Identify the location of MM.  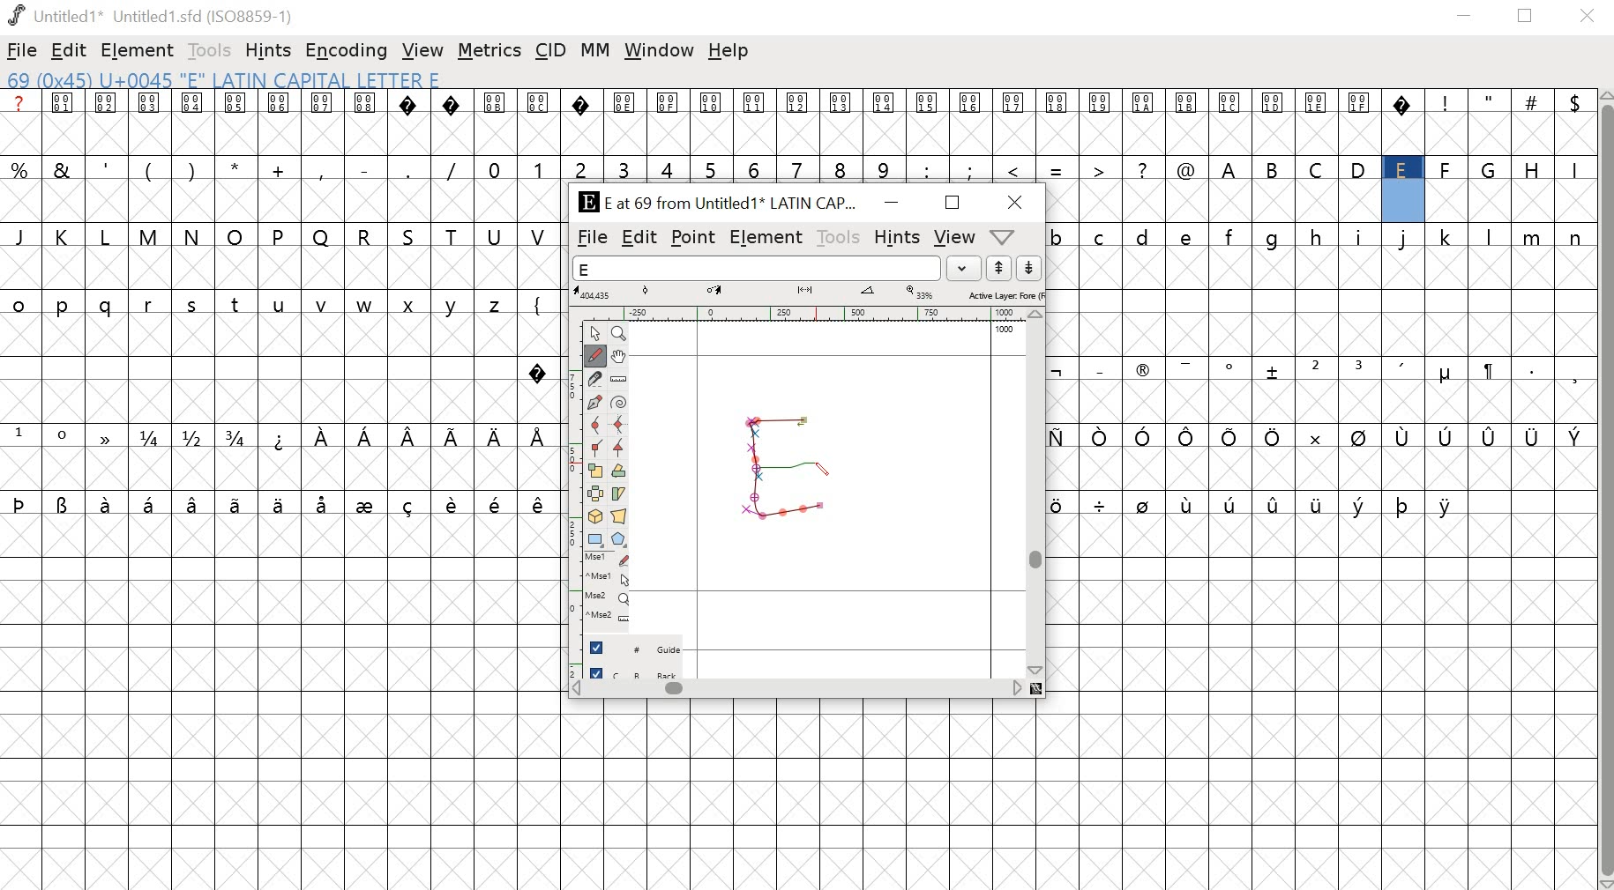
(595, 51).